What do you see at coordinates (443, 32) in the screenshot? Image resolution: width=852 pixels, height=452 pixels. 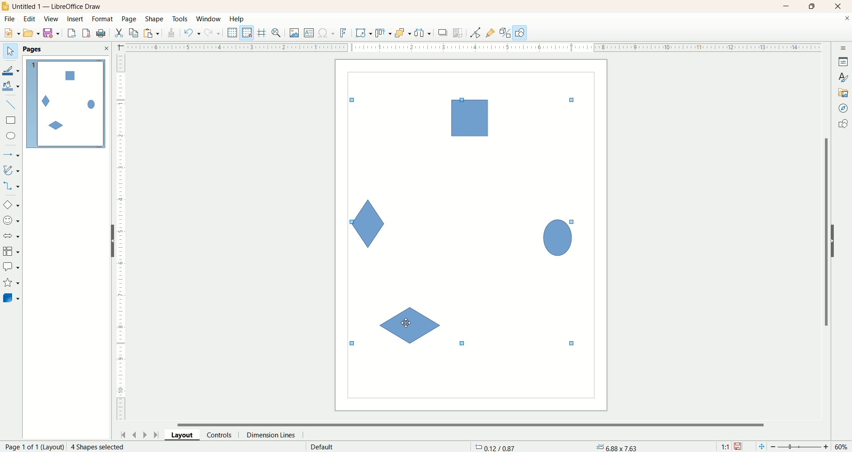 I see `shadow` at bounding box center [443, 32].